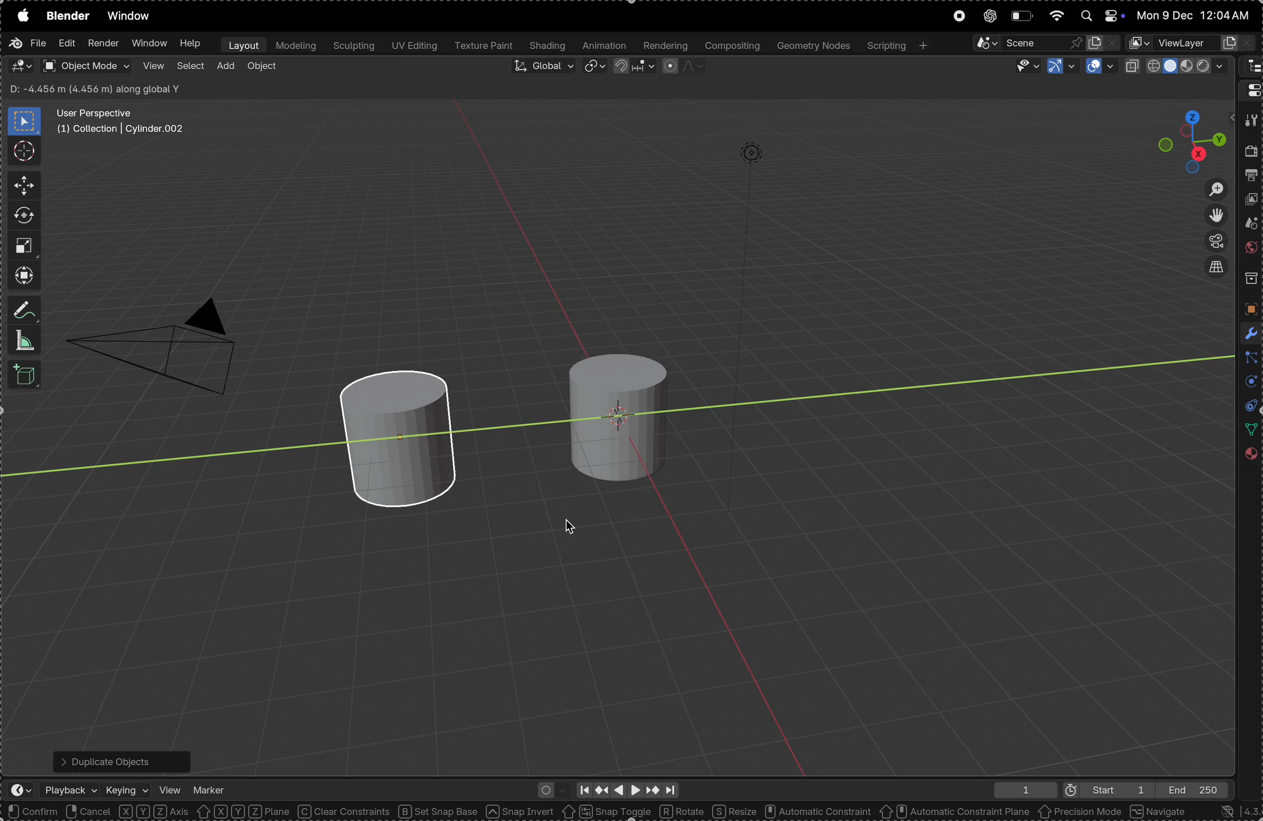  Describe the element at coordinates (633, 68) in the screenshot. I see `snap` at that location.